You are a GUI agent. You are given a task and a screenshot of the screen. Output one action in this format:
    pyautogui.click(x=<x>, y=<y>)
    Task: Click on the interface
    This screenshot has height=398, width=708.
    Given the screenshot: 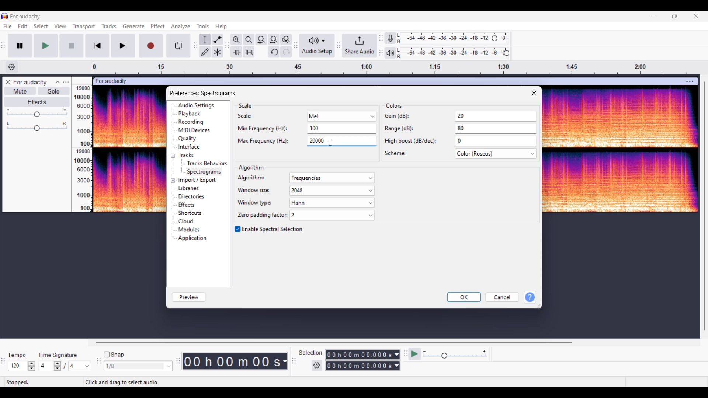 What is the action you would take?
    pyautogui.click(x=192, y=147)
    